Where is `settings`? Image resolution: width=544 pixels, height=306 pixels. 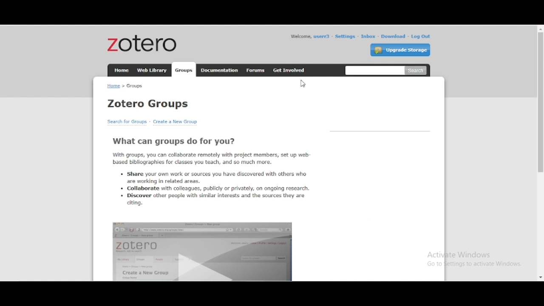 settings is located at coordinates (345, 37).